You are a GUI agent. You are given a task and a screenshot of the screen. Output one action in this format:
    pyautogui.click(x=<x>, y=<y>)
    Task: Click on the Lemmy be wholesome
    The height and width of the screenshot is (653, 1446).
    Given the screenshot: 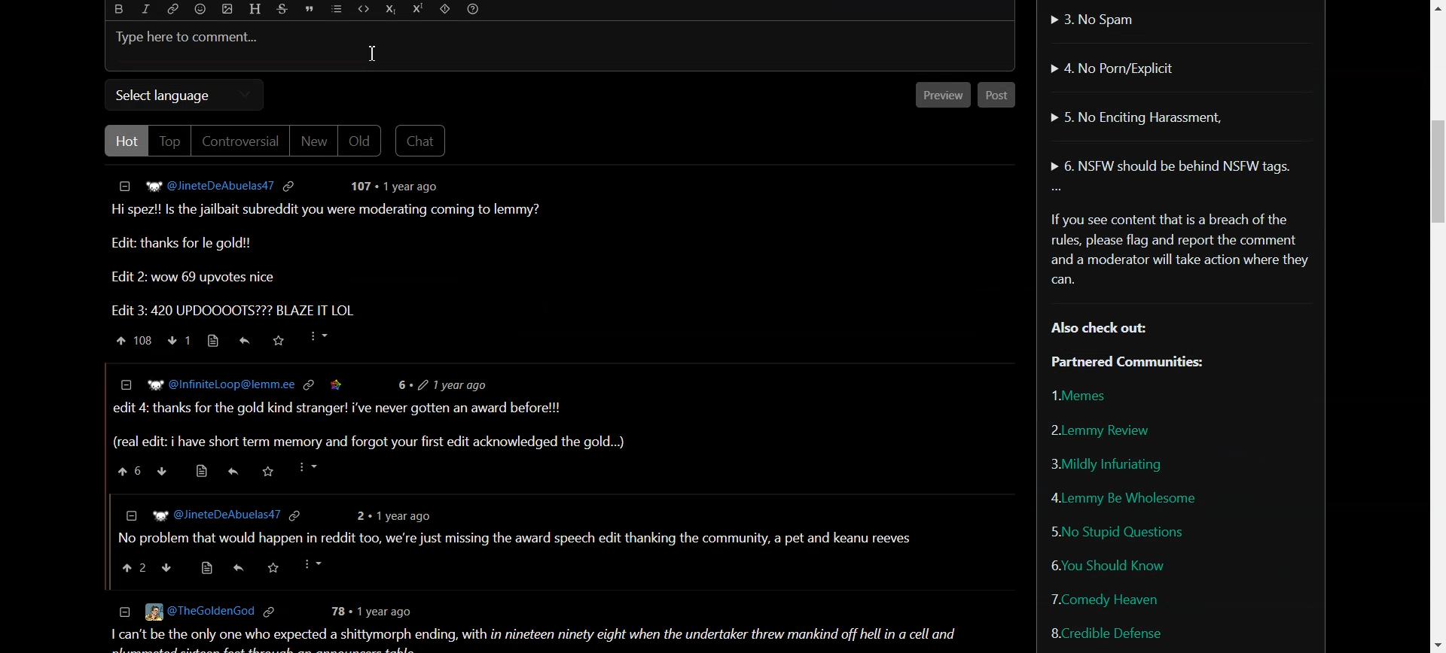 What is the action you would take?
    pyautogui.click(x=1127, y=498)
    